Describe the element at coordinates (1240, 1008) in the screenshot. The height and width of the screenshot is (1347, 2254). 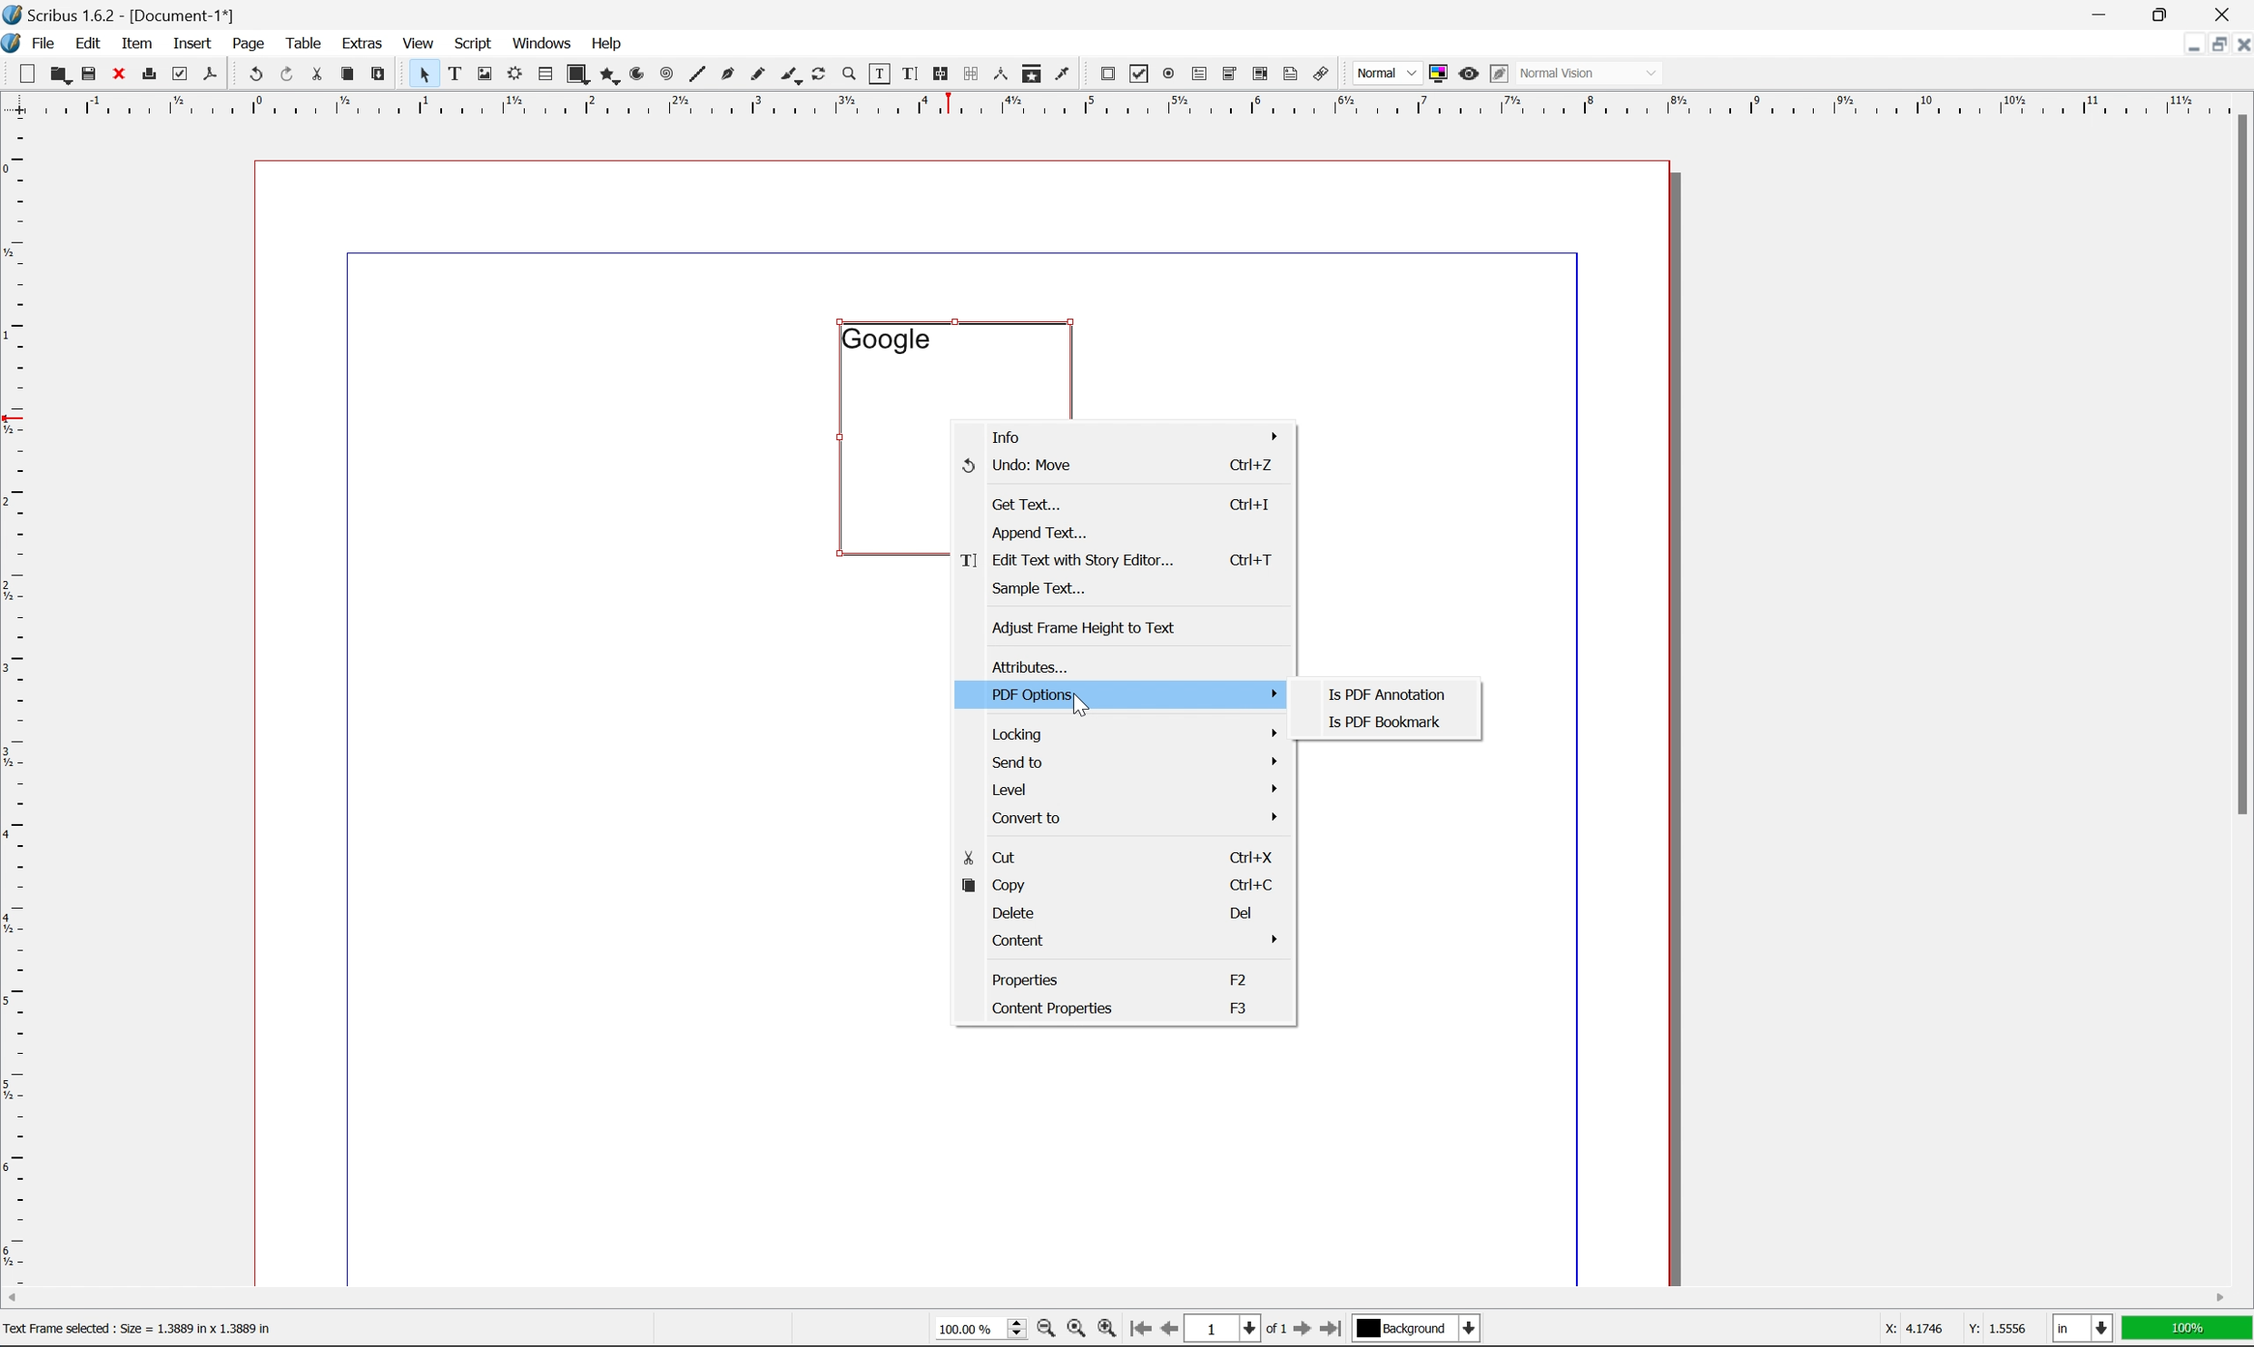
I see `F3` at that location.